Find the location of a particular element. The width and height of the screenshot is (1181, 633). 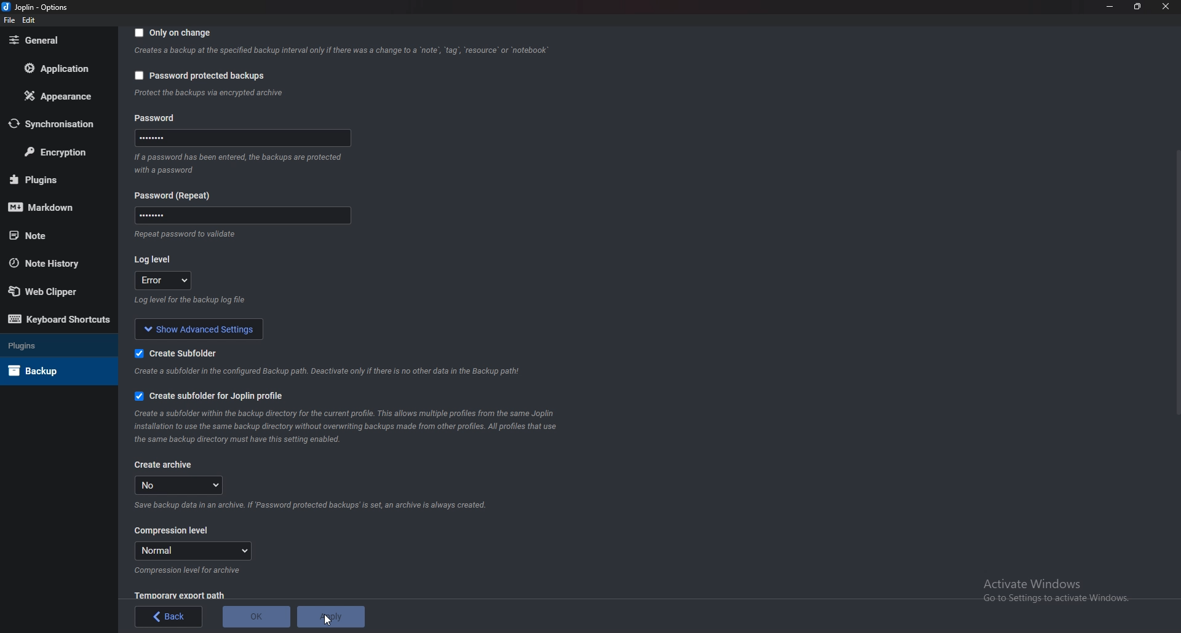

close is located at coordinates (1164, 6).